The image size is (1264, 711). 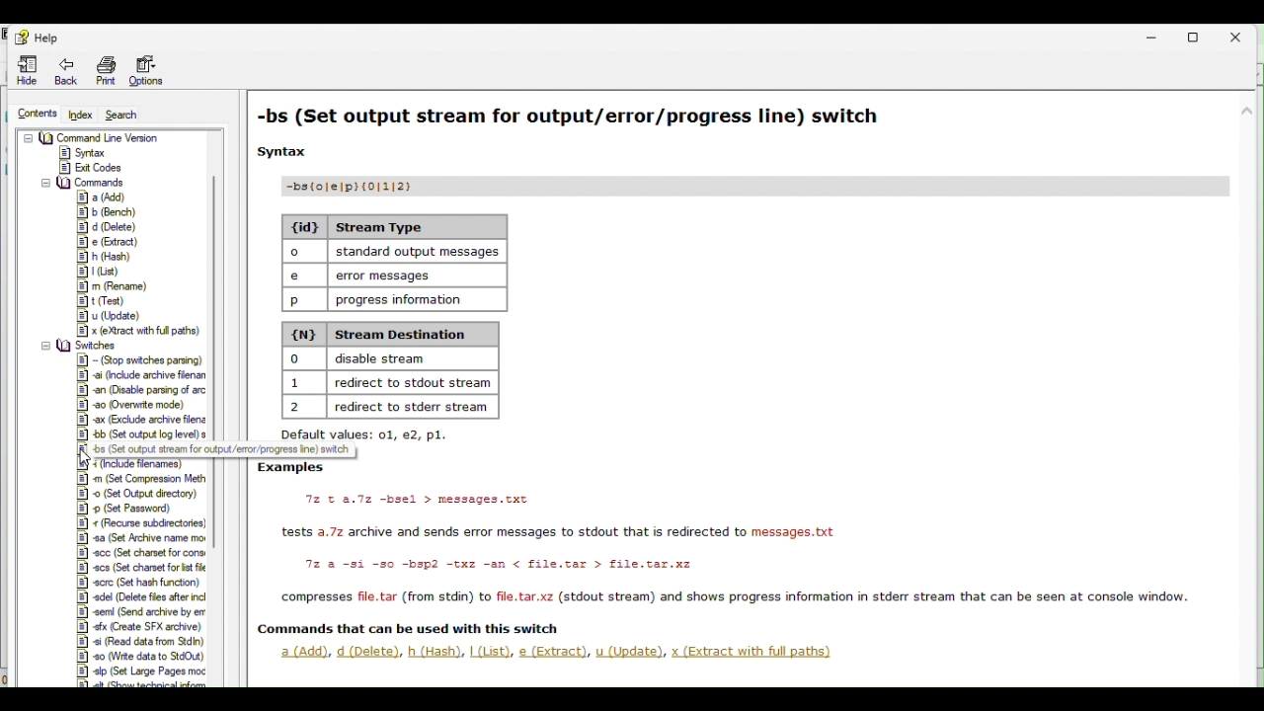 I want to click on Set output stream for output, so click(x=749, y=349).